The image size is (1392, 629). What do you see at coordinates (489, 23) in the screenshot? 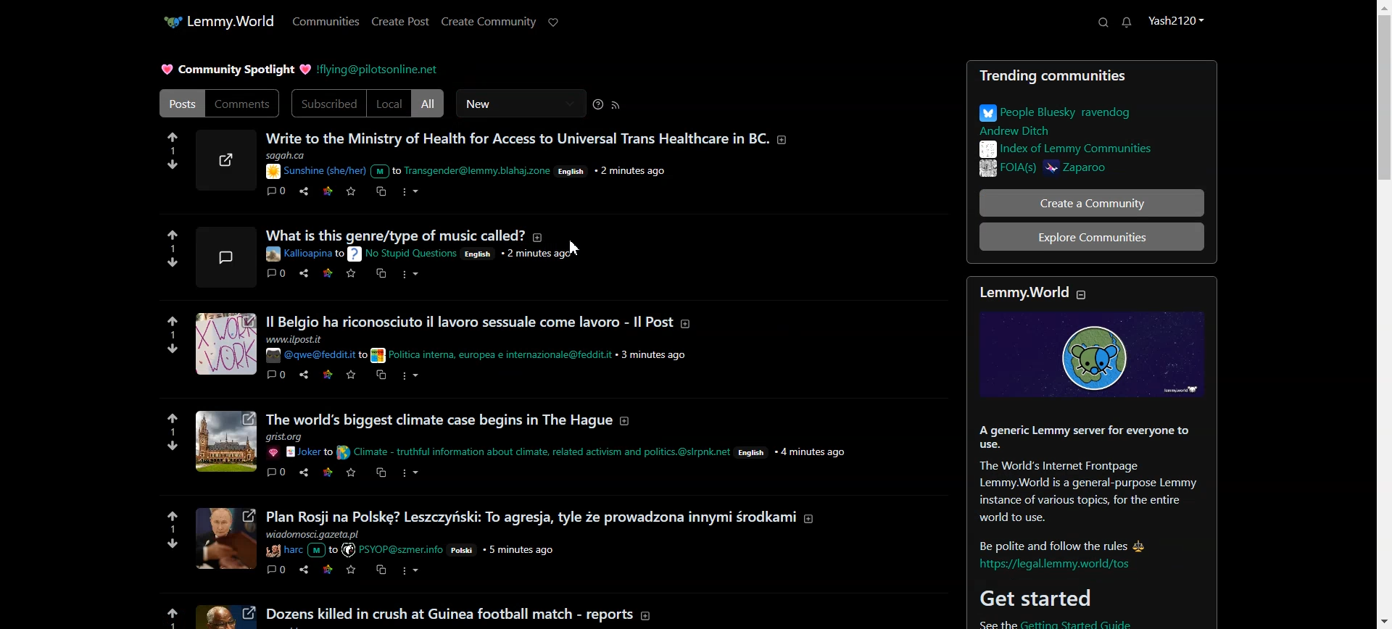
I see `Create Community` at bounding box center [489, 23].